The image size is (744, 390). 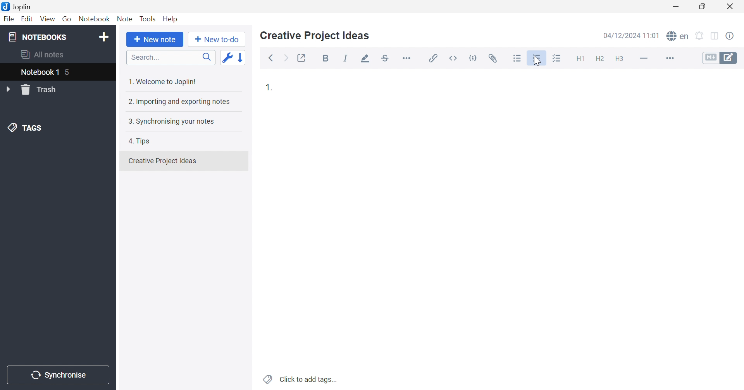 I want to click on Toggle editors, so click(x=720, y=58).